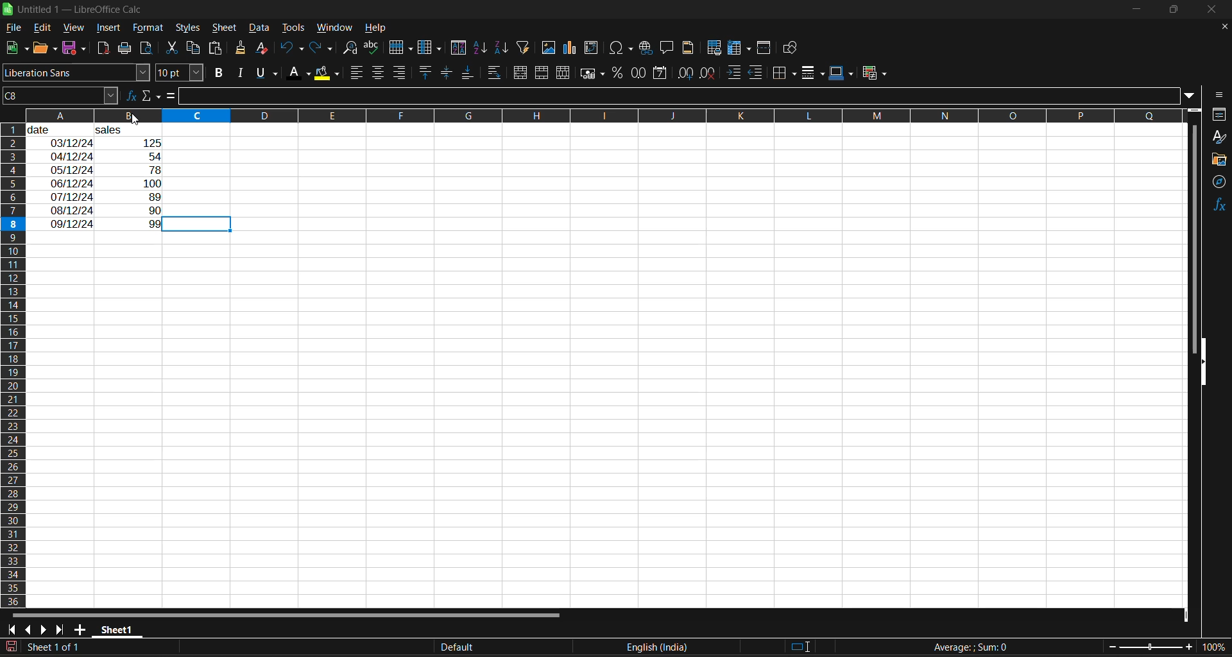  Describe the element at coordinates (243, 73) in the screenshot. I see `italic` at that location.